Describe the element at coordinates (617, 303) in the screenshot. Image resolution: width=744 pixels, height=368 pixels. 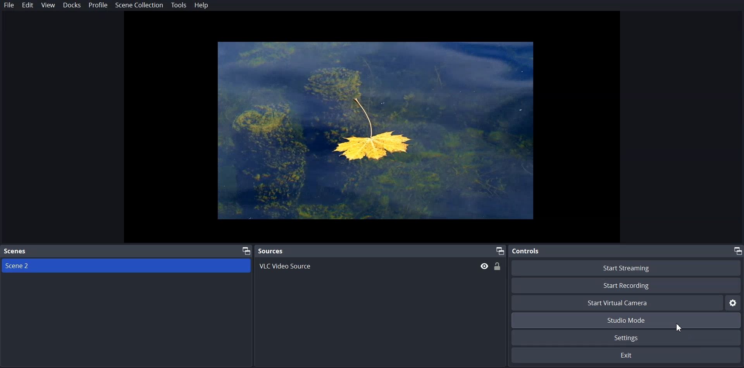
I see `Start Virtual Camera` at that location.